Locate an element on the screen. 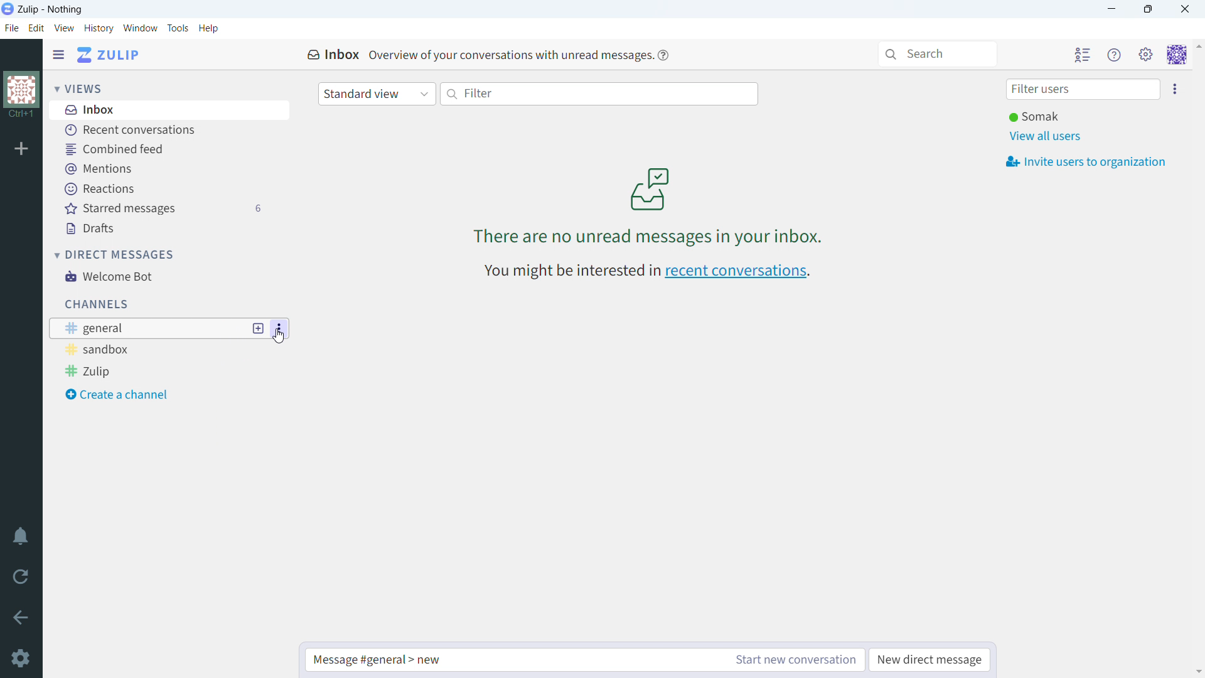 This screenshot has width=1205, height=678. history is located at coordinates (98, 28).